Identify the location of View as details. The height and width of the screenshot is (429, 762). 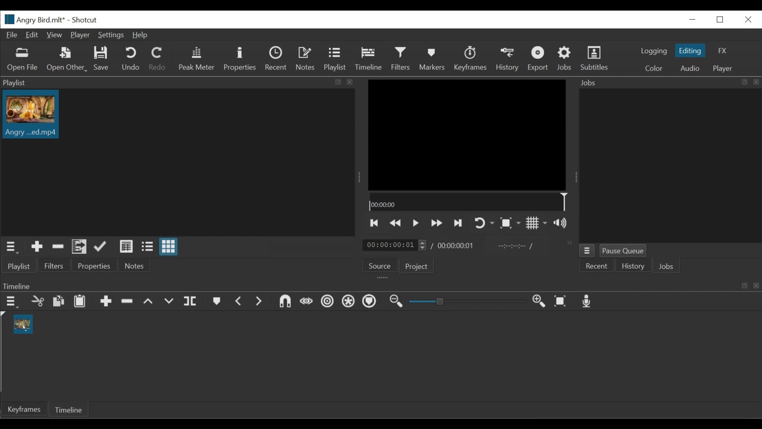
(126, 247).